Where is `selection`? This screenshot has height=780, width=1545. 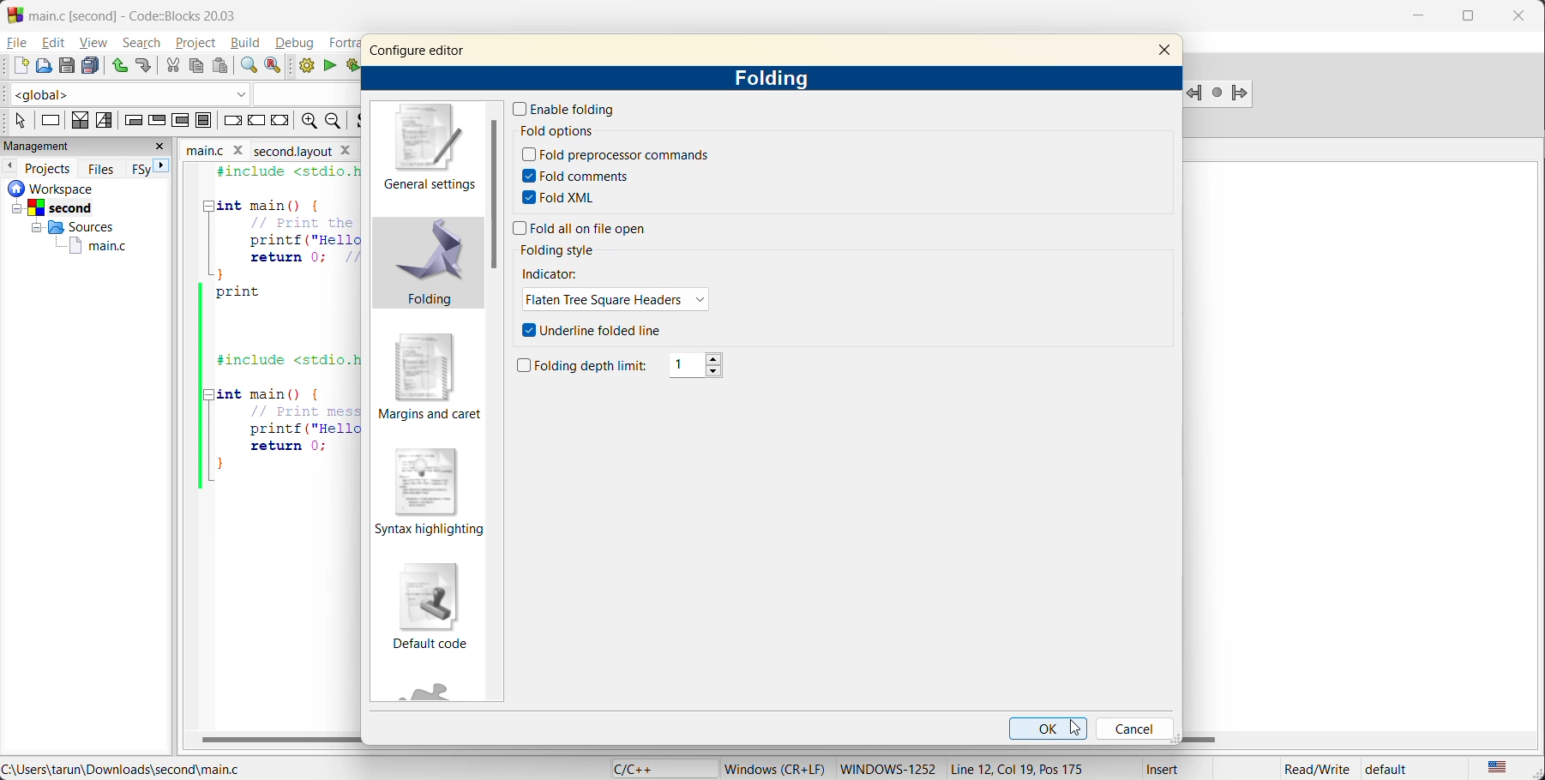
selection is located at coordinates (103, 121).